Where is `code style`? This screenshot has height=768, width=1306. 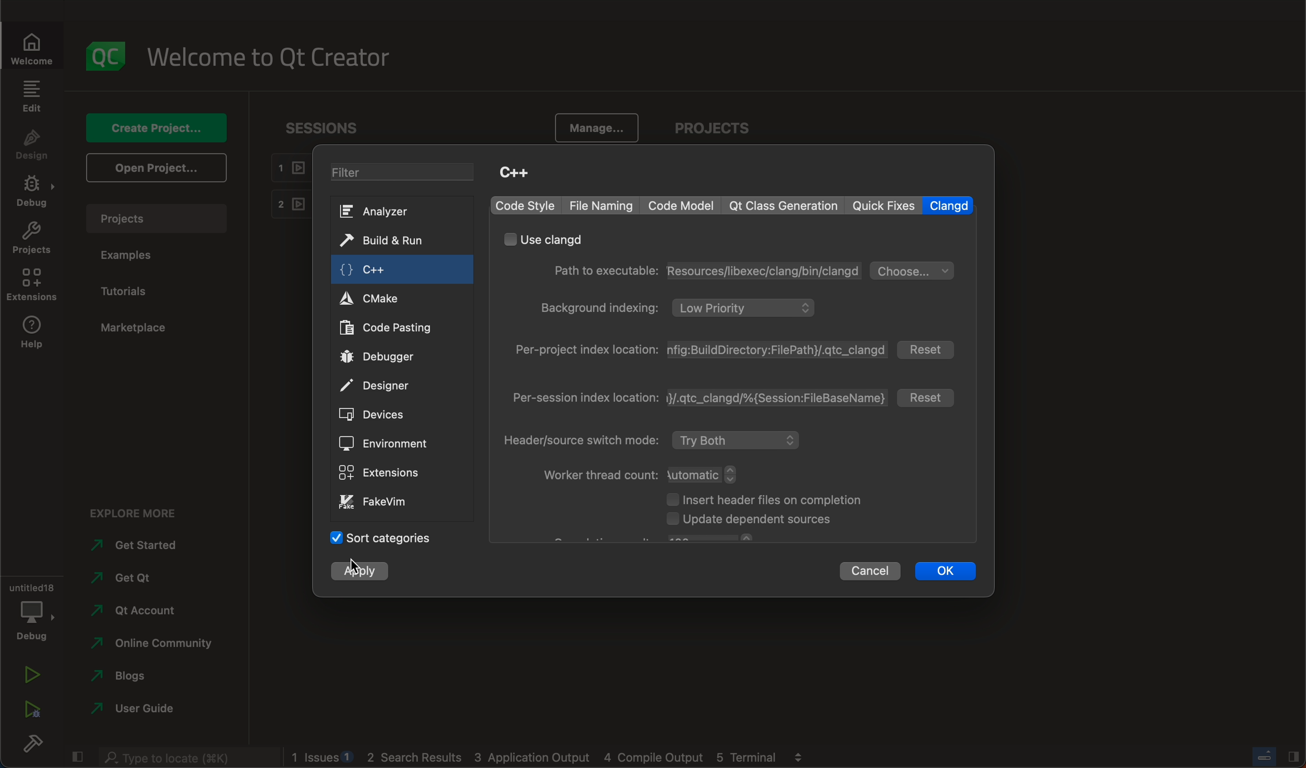
code style is located at coordinates (529, 205).